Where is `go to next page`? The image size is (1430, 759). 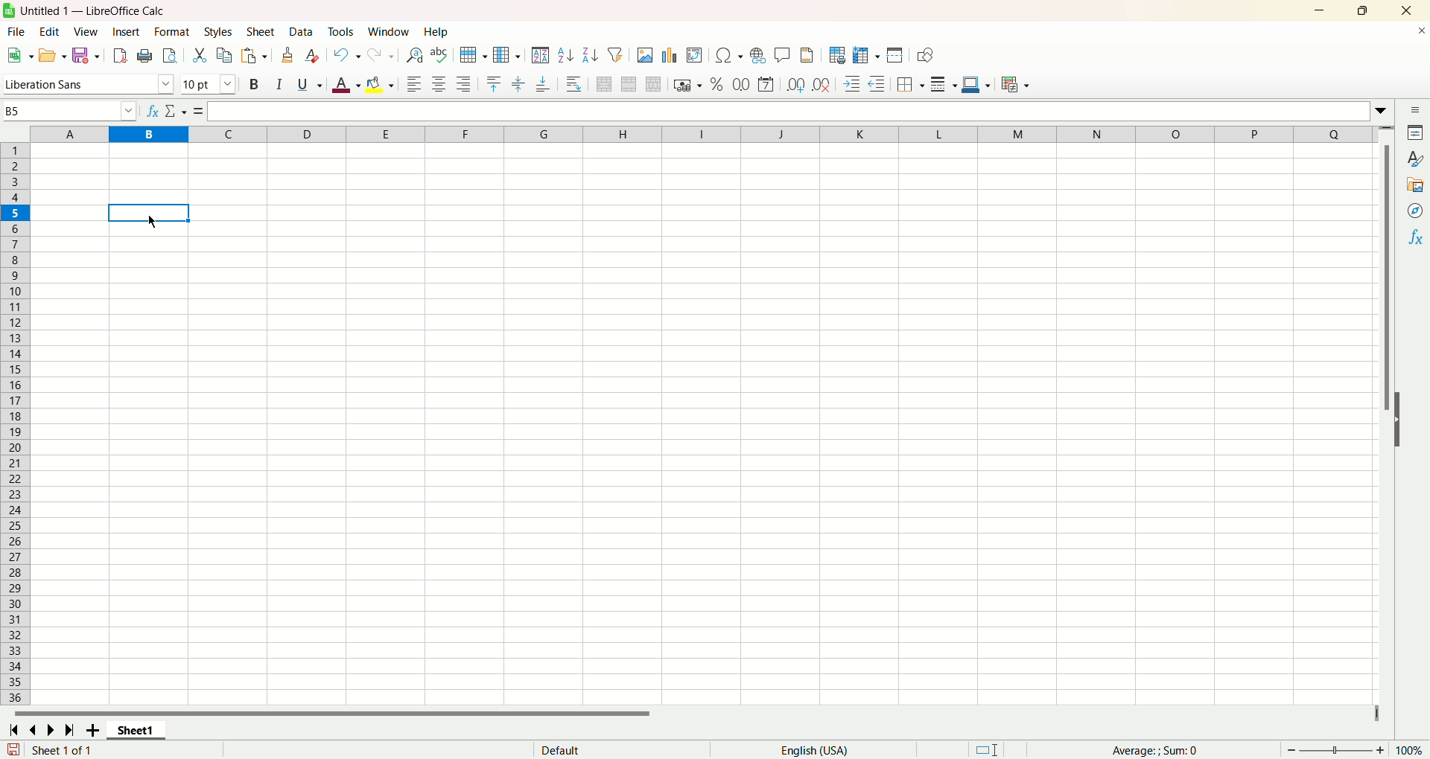
go to next page is located at coordinates (51, 731).